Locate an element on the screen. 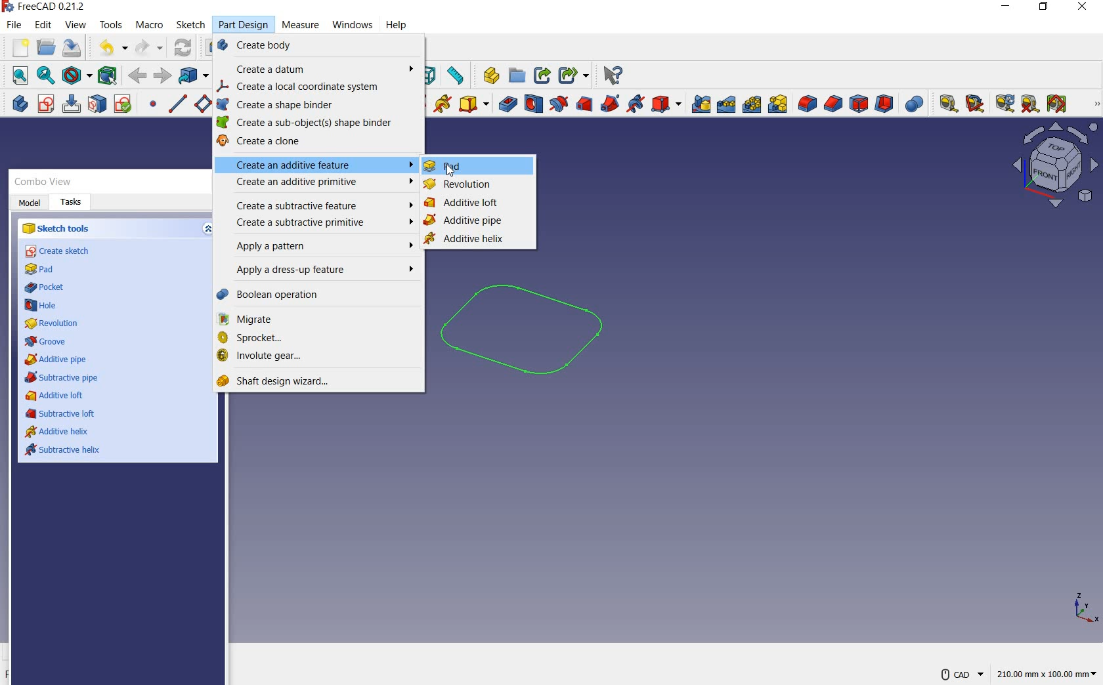 The height and width of the screenshot is (685, 1103). bounding box is located at coordinates (107, 74).